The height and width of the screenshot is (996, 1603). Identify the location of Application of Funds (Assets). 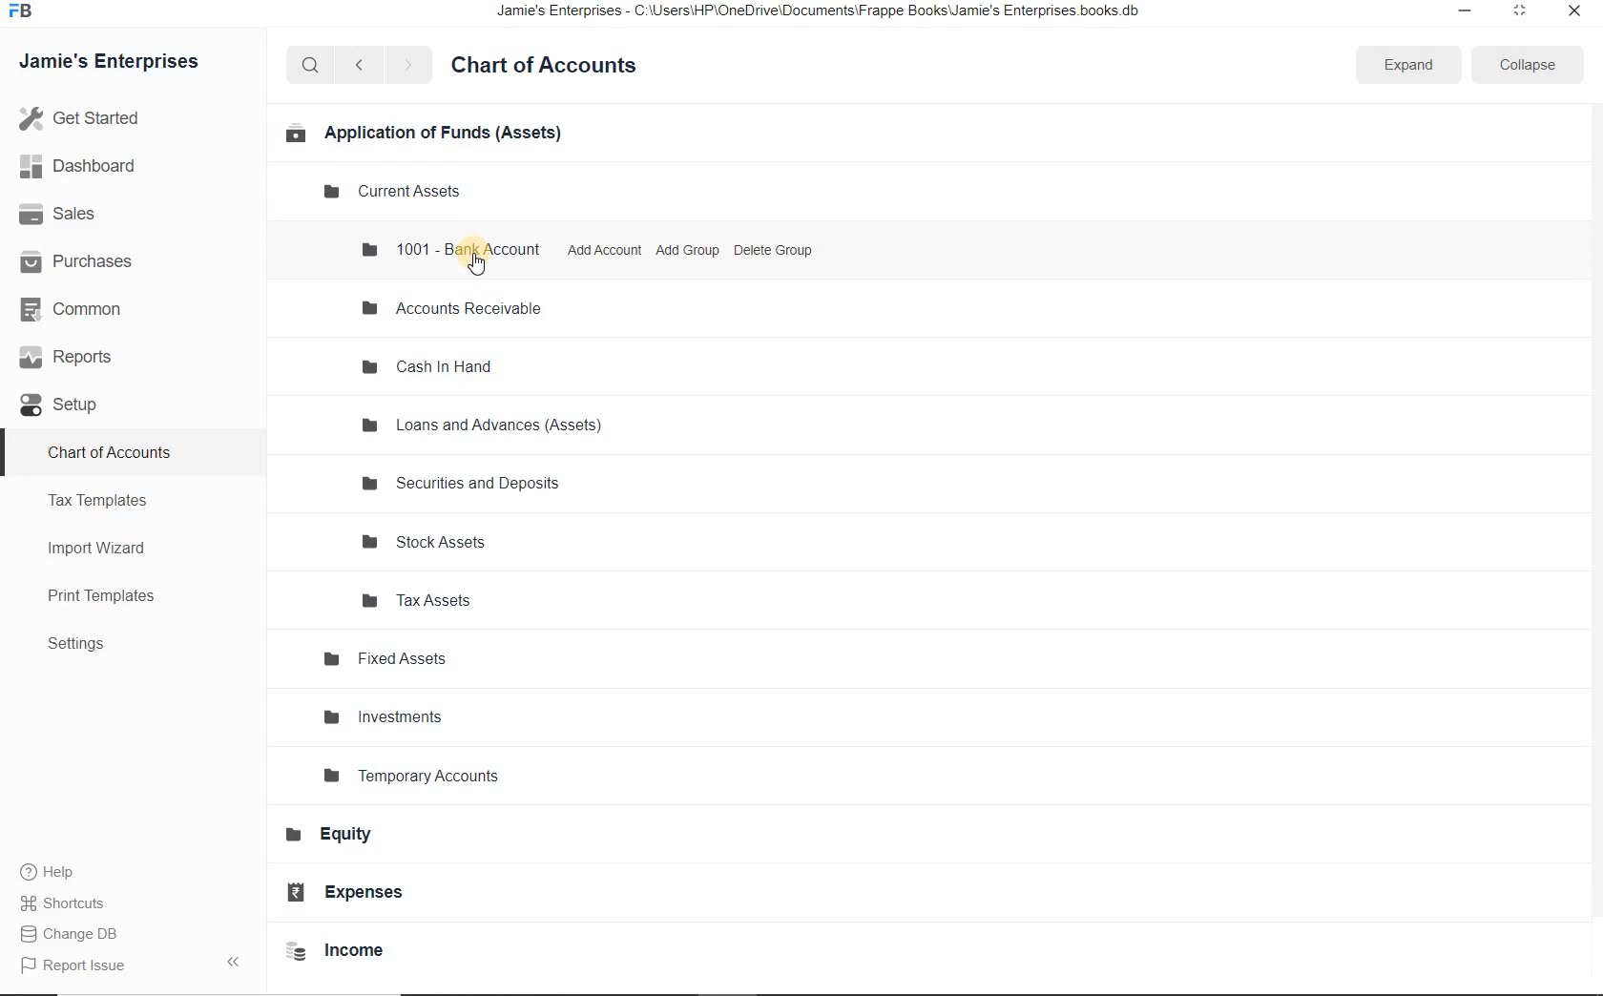
(422, 132).